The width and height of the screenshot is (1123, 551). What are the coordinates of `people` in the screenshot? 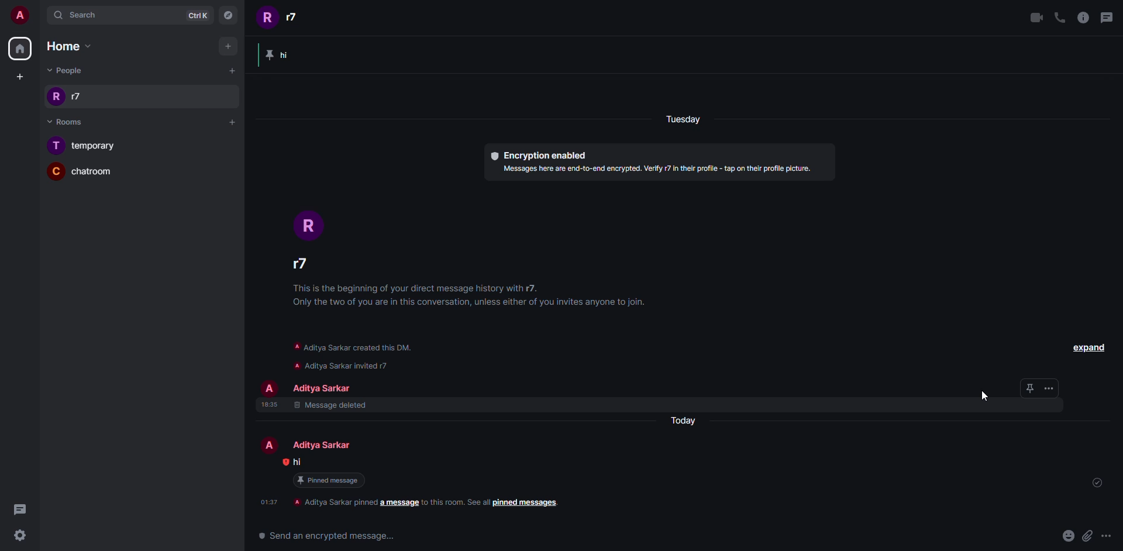 It's located at (66, 69).